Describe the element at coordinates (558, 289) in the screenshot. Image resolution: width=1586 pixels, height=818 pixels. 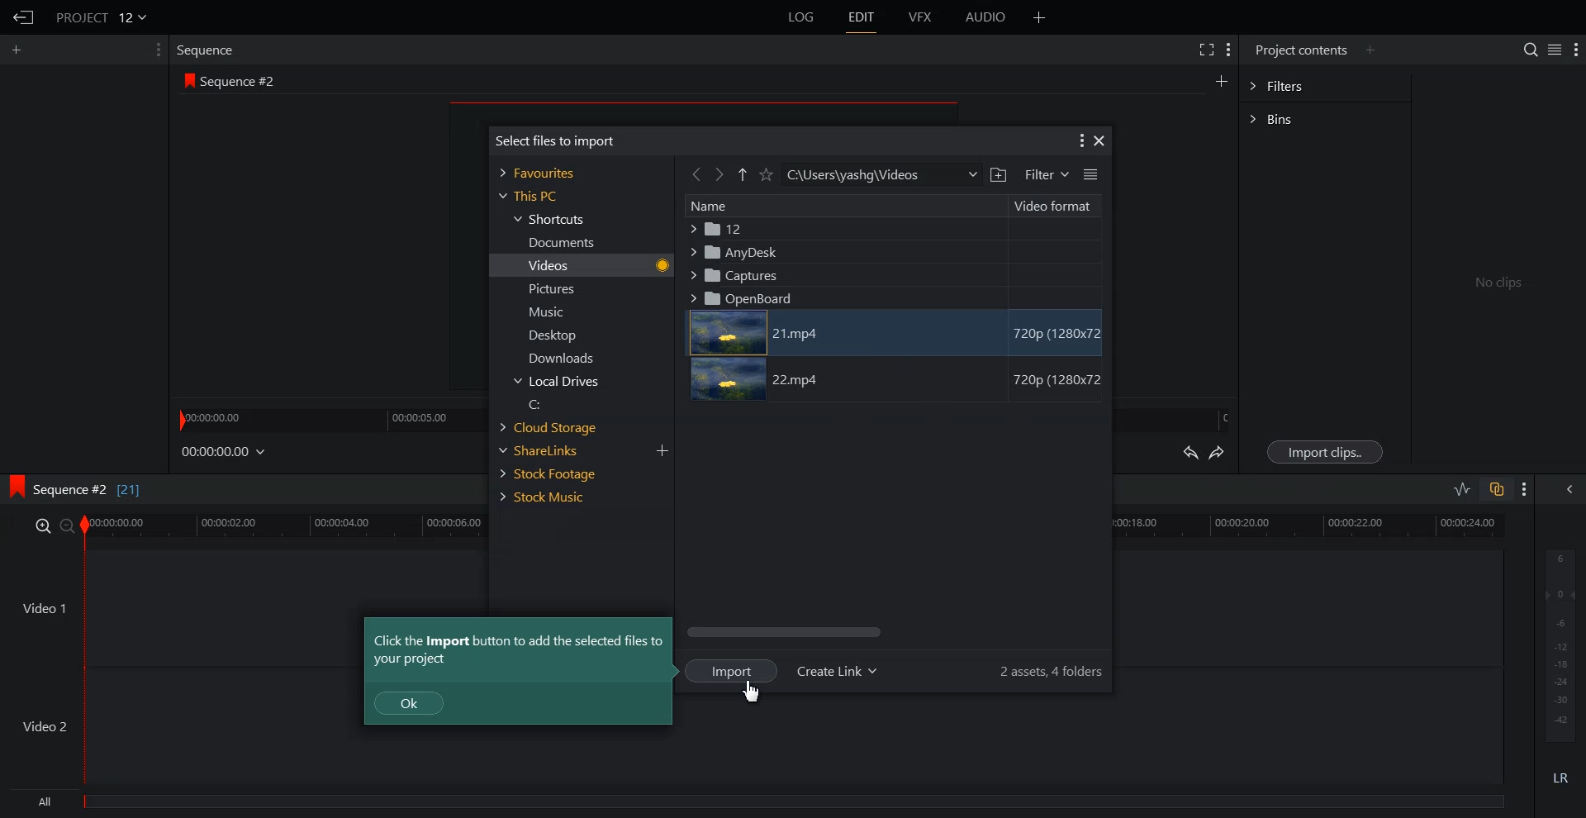
I see `Pictures` at that location.